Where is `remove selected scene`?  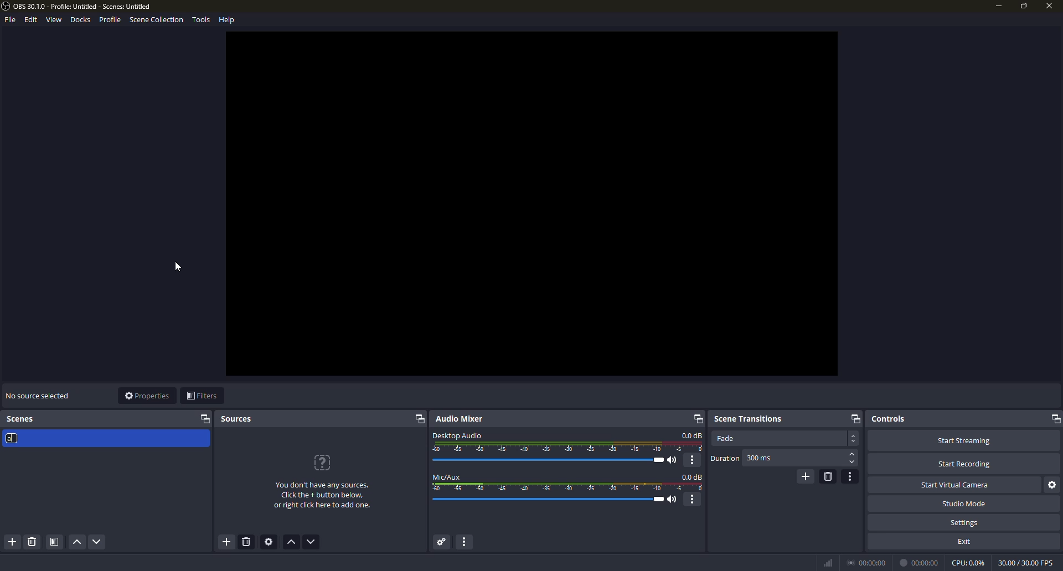 remove selected scene is located at coordinates (32, 542).